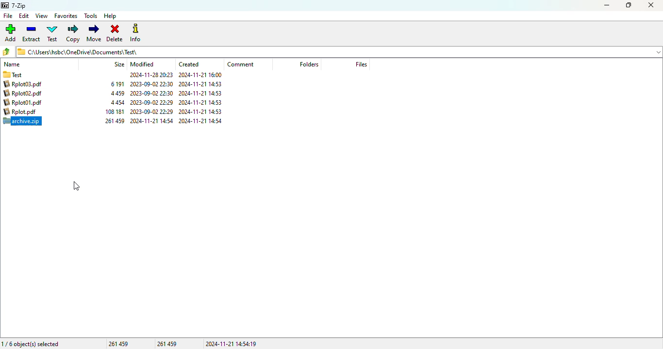 This screenshot has width=663, height=349. Describe the element at coordinates (66, 16) in the screenshot. I see `favorites` at that location.